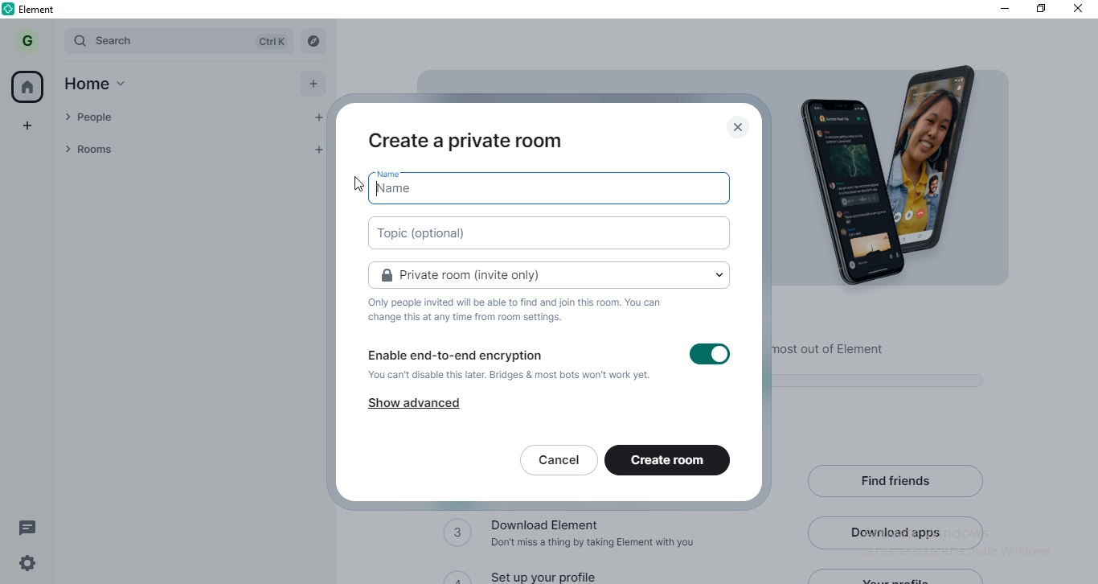 This screenshot has width=1098, height=584. I want to click on people, so click(178, 119).